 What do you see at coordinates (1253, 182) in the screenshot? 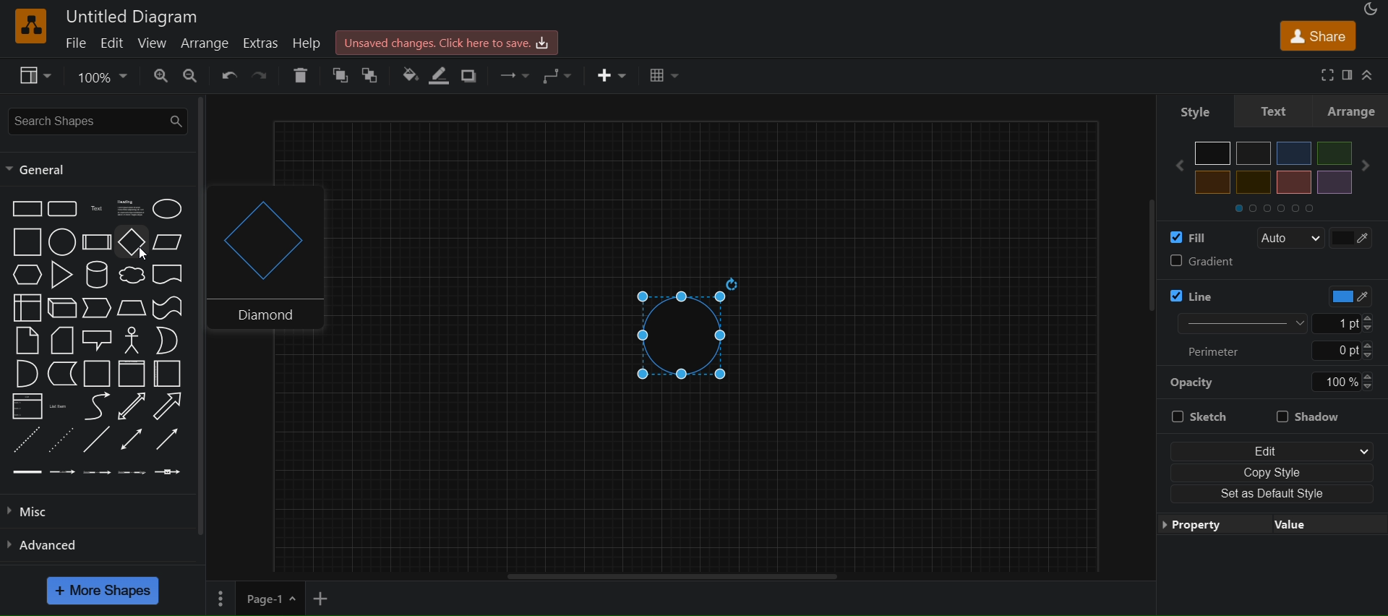
I see `light yellow color` at bounding box center [1253, 182].